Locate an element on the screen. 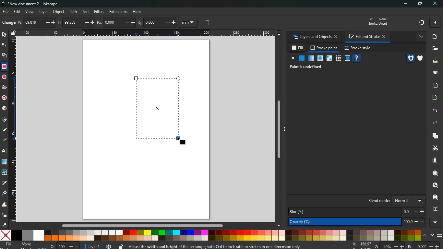  pic is located at coordinates (5, 120).